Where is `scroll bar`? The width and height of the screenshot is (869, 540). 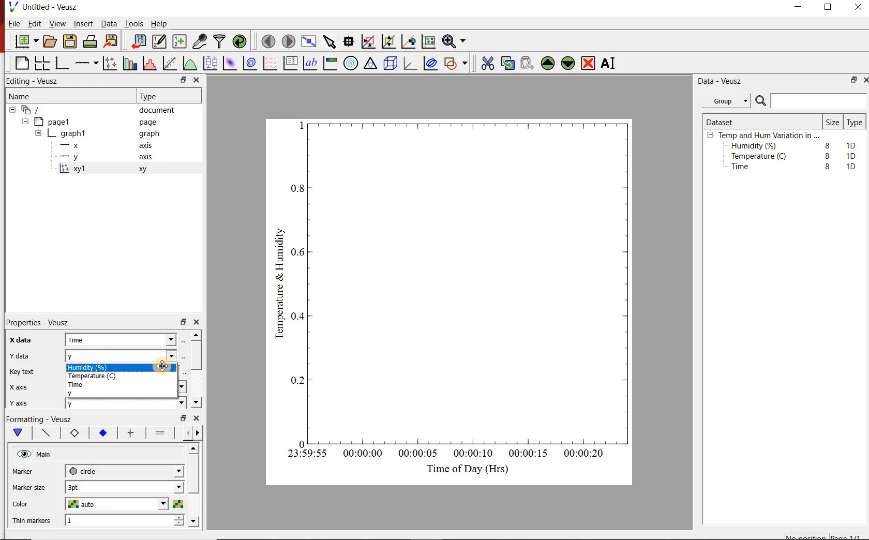
scroll bar is located at coordinates (194, 484).